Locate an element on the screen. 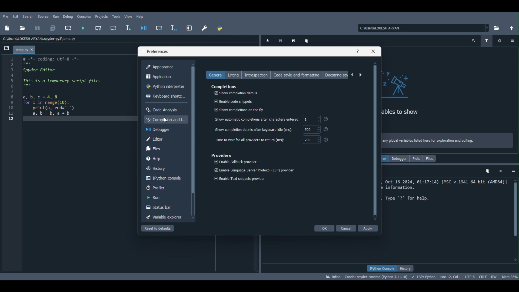 Image resolution: width=519 pixels, height=292 pixels. Version is located at coordinates (376, 277).